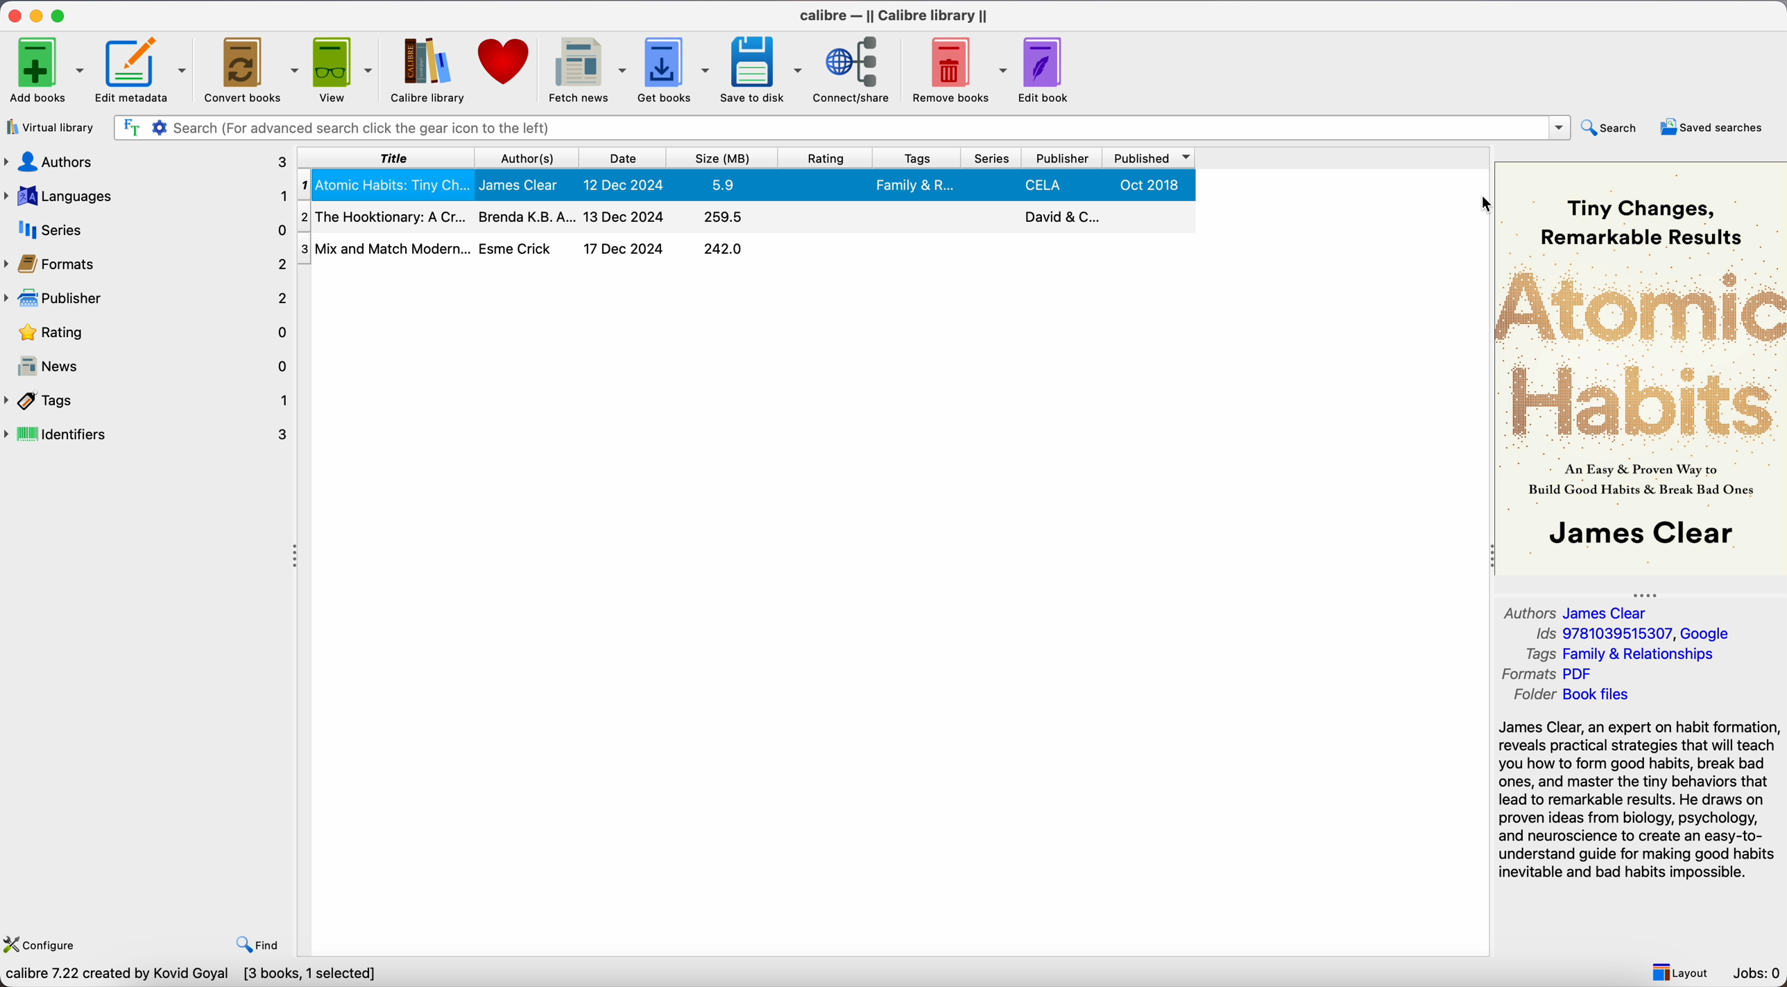 The width and height of the screenshot is (1787, 987). What do you see at coordinates (386, 184) in the screenshot?
I see `Atomic Habits: Tiny Ch...` at bounding box center [386, 184].